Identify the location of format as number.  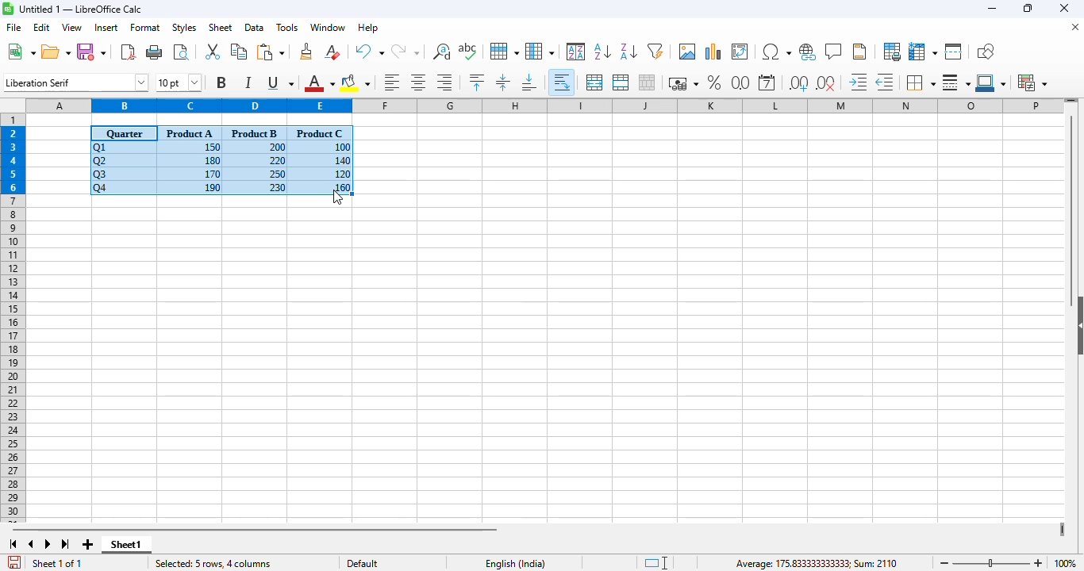
(740, 82).